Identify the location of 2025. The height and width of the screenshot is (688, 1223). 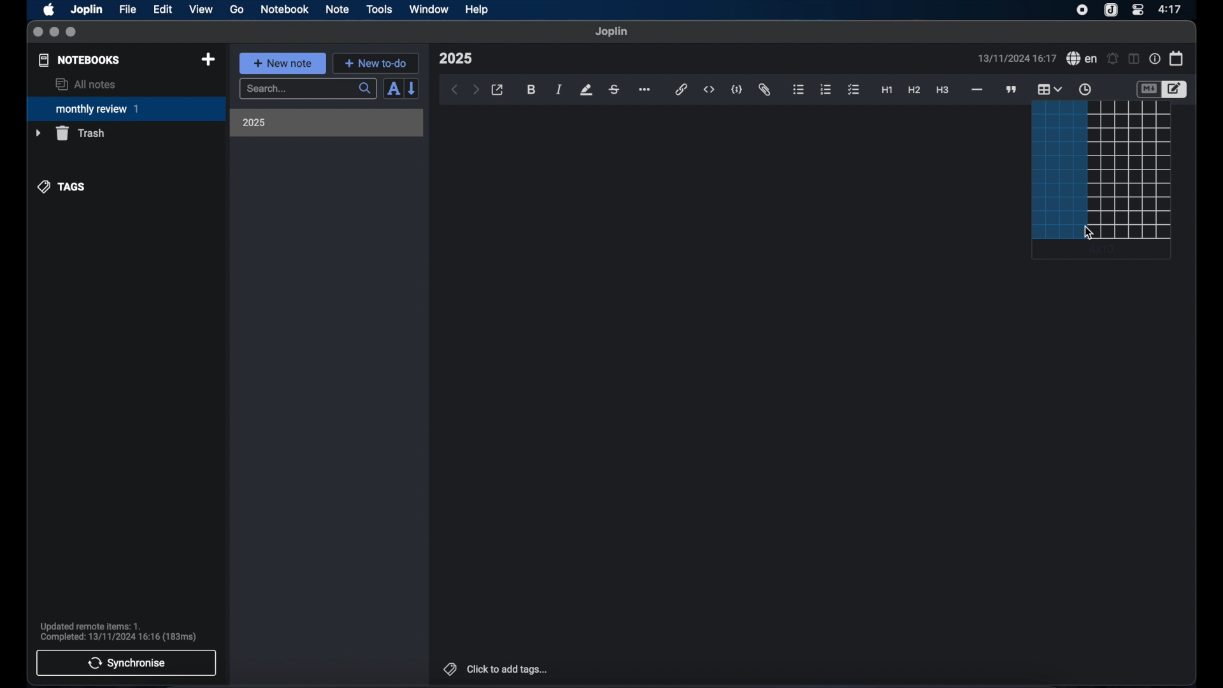
(254, 122).